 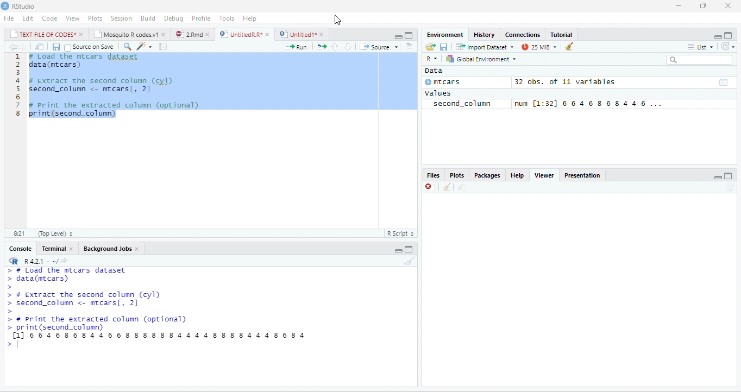 I want to click on Code, so click(x=49, y=17).